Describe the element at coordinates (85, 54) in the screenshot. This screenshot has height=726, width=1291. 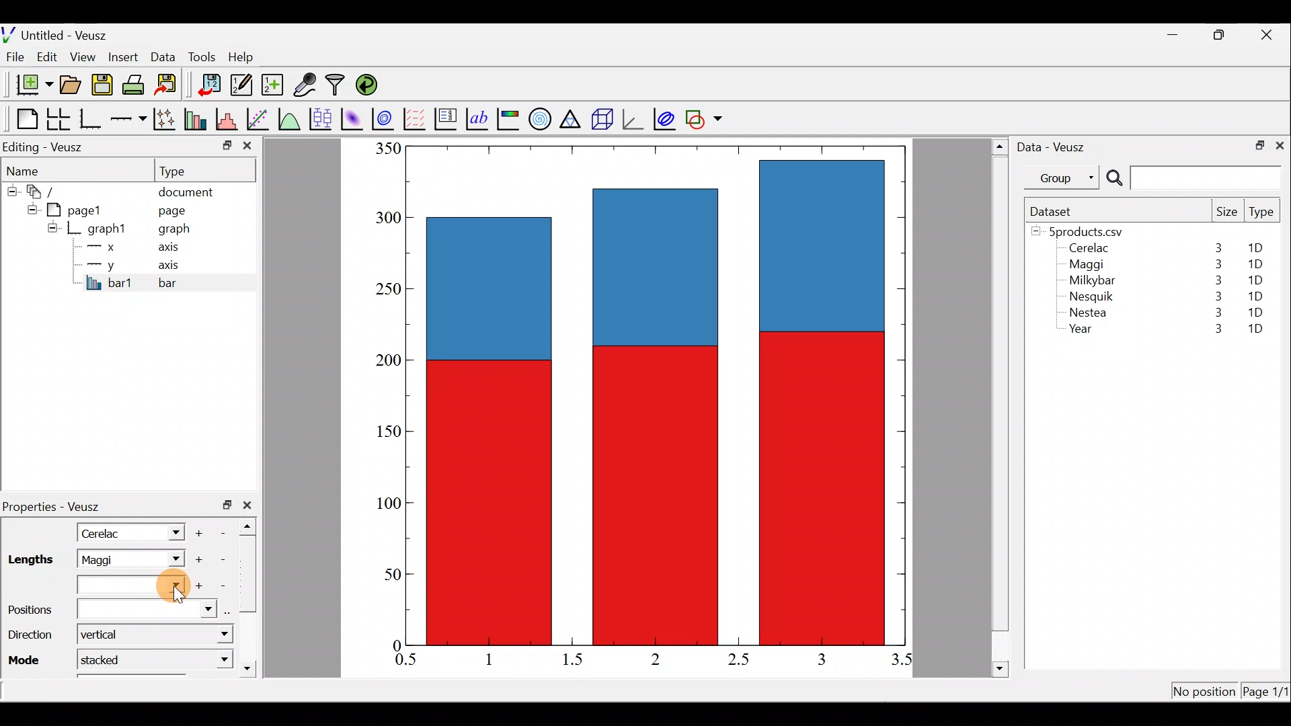
I see `View` at that location.